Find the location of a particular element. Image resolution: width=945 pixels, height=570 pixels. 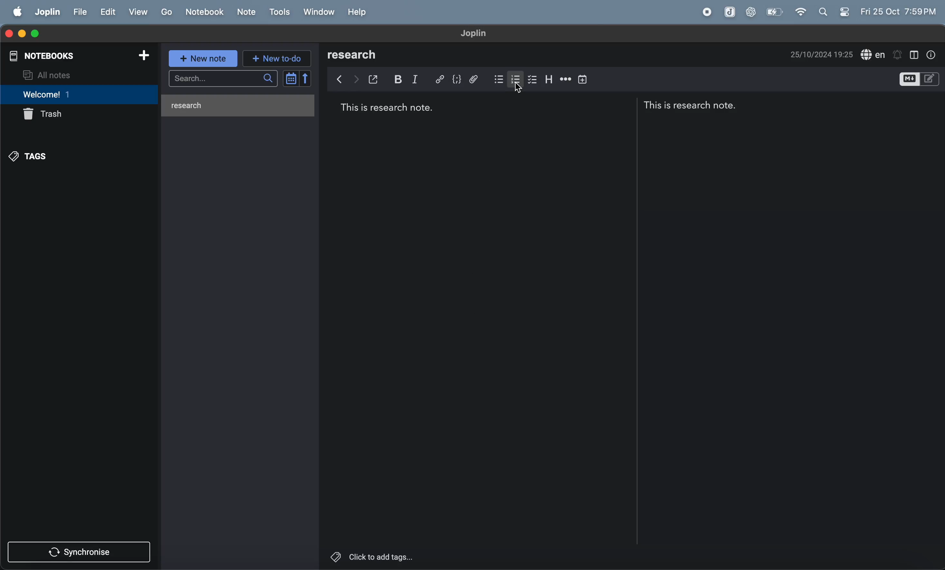

notebook is located at coordinates (205, 11).